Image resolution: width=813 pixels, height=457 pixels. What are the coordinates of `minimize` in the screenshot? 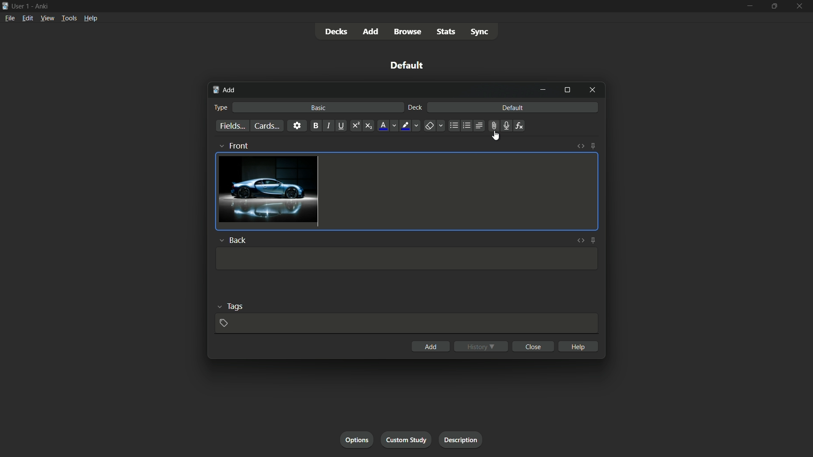 It's located at (749, 6).